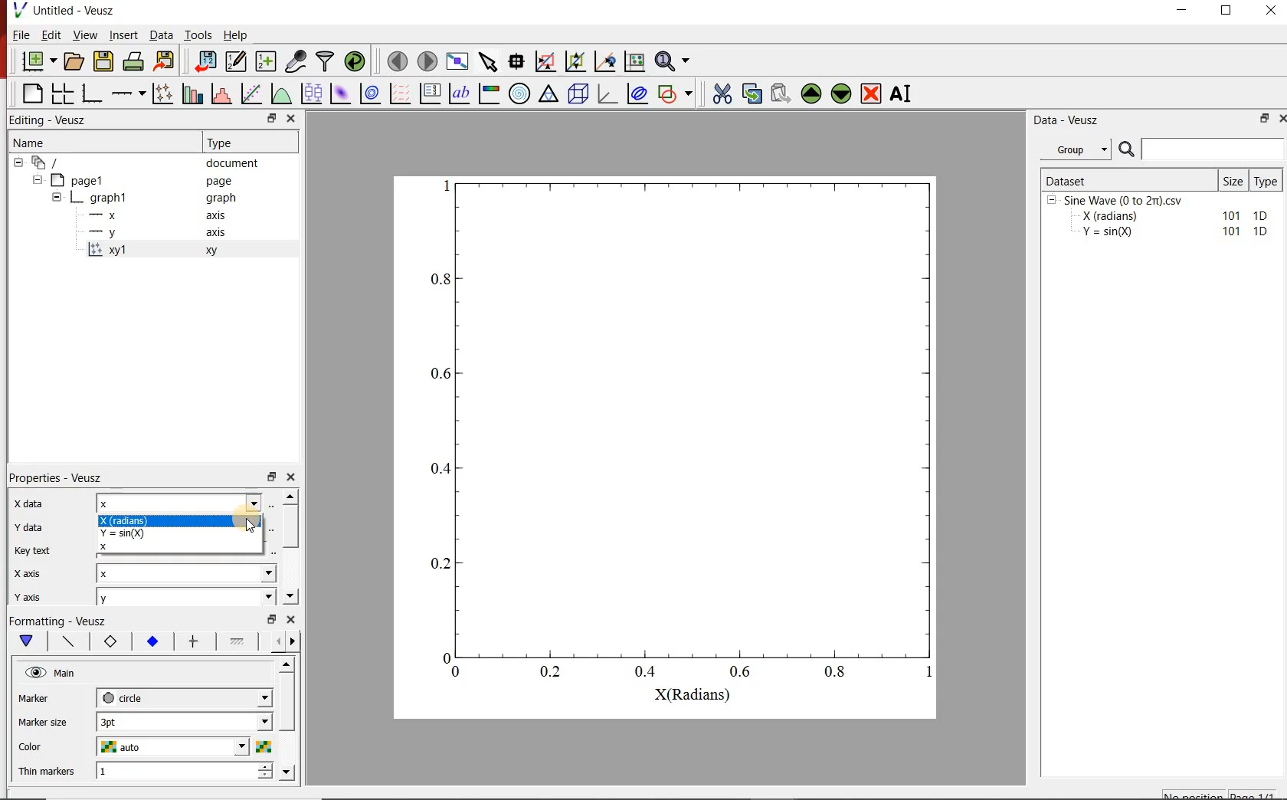  I want to click on 3d graph, so click(607, 93).